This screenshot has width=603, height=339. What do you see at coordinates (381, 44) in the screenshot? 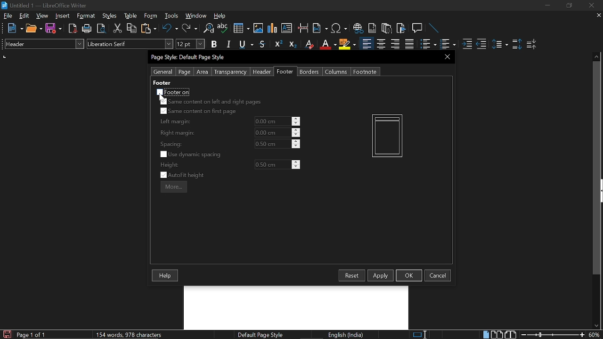
I see `Center` at bounding box center [381, 44].